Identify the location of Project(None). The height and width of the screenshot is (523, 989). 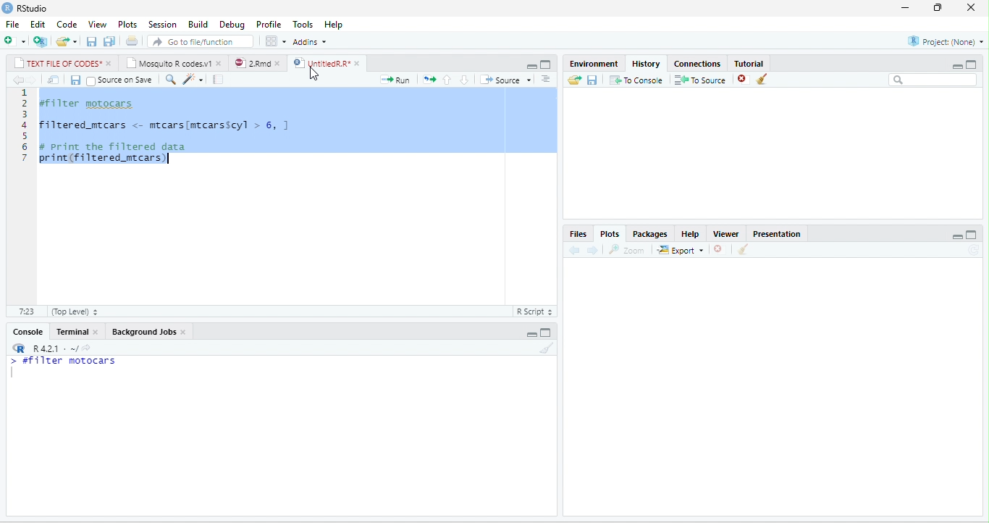
(946, 41).